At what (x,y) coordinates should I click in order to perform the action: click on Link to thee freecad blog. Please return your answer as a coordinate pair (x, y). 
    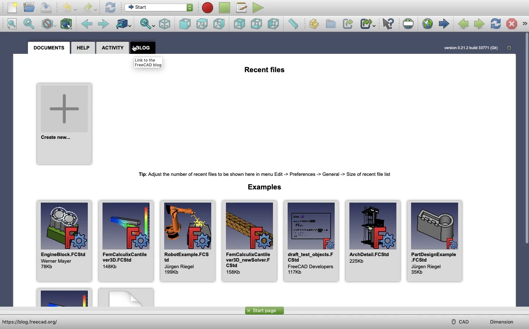
    Looking at the image, I should click on (148, 62).